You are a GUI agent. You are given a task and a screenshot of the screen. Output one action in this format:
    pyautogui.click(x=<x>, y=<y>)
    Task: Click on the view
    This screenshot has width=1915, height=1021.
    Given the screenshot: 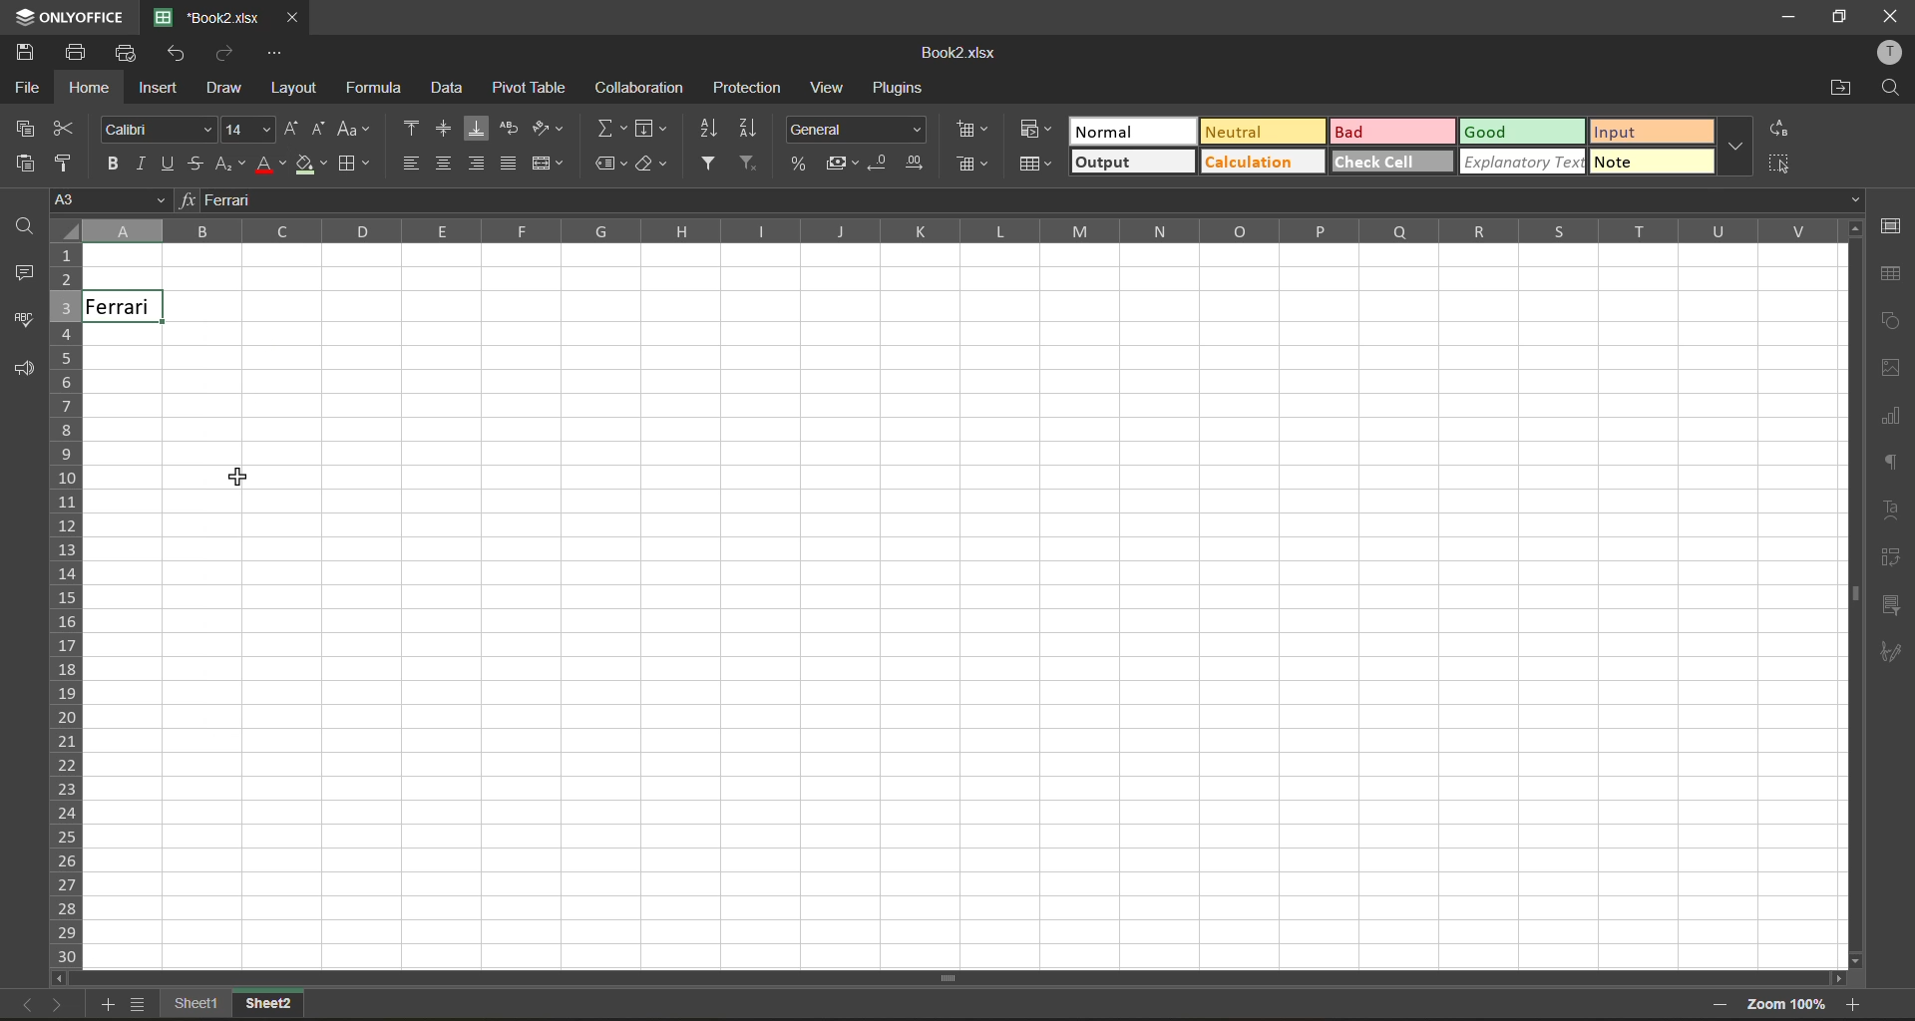 What is the action you would take?
    pyautogui.click(x=831, y=89)
    